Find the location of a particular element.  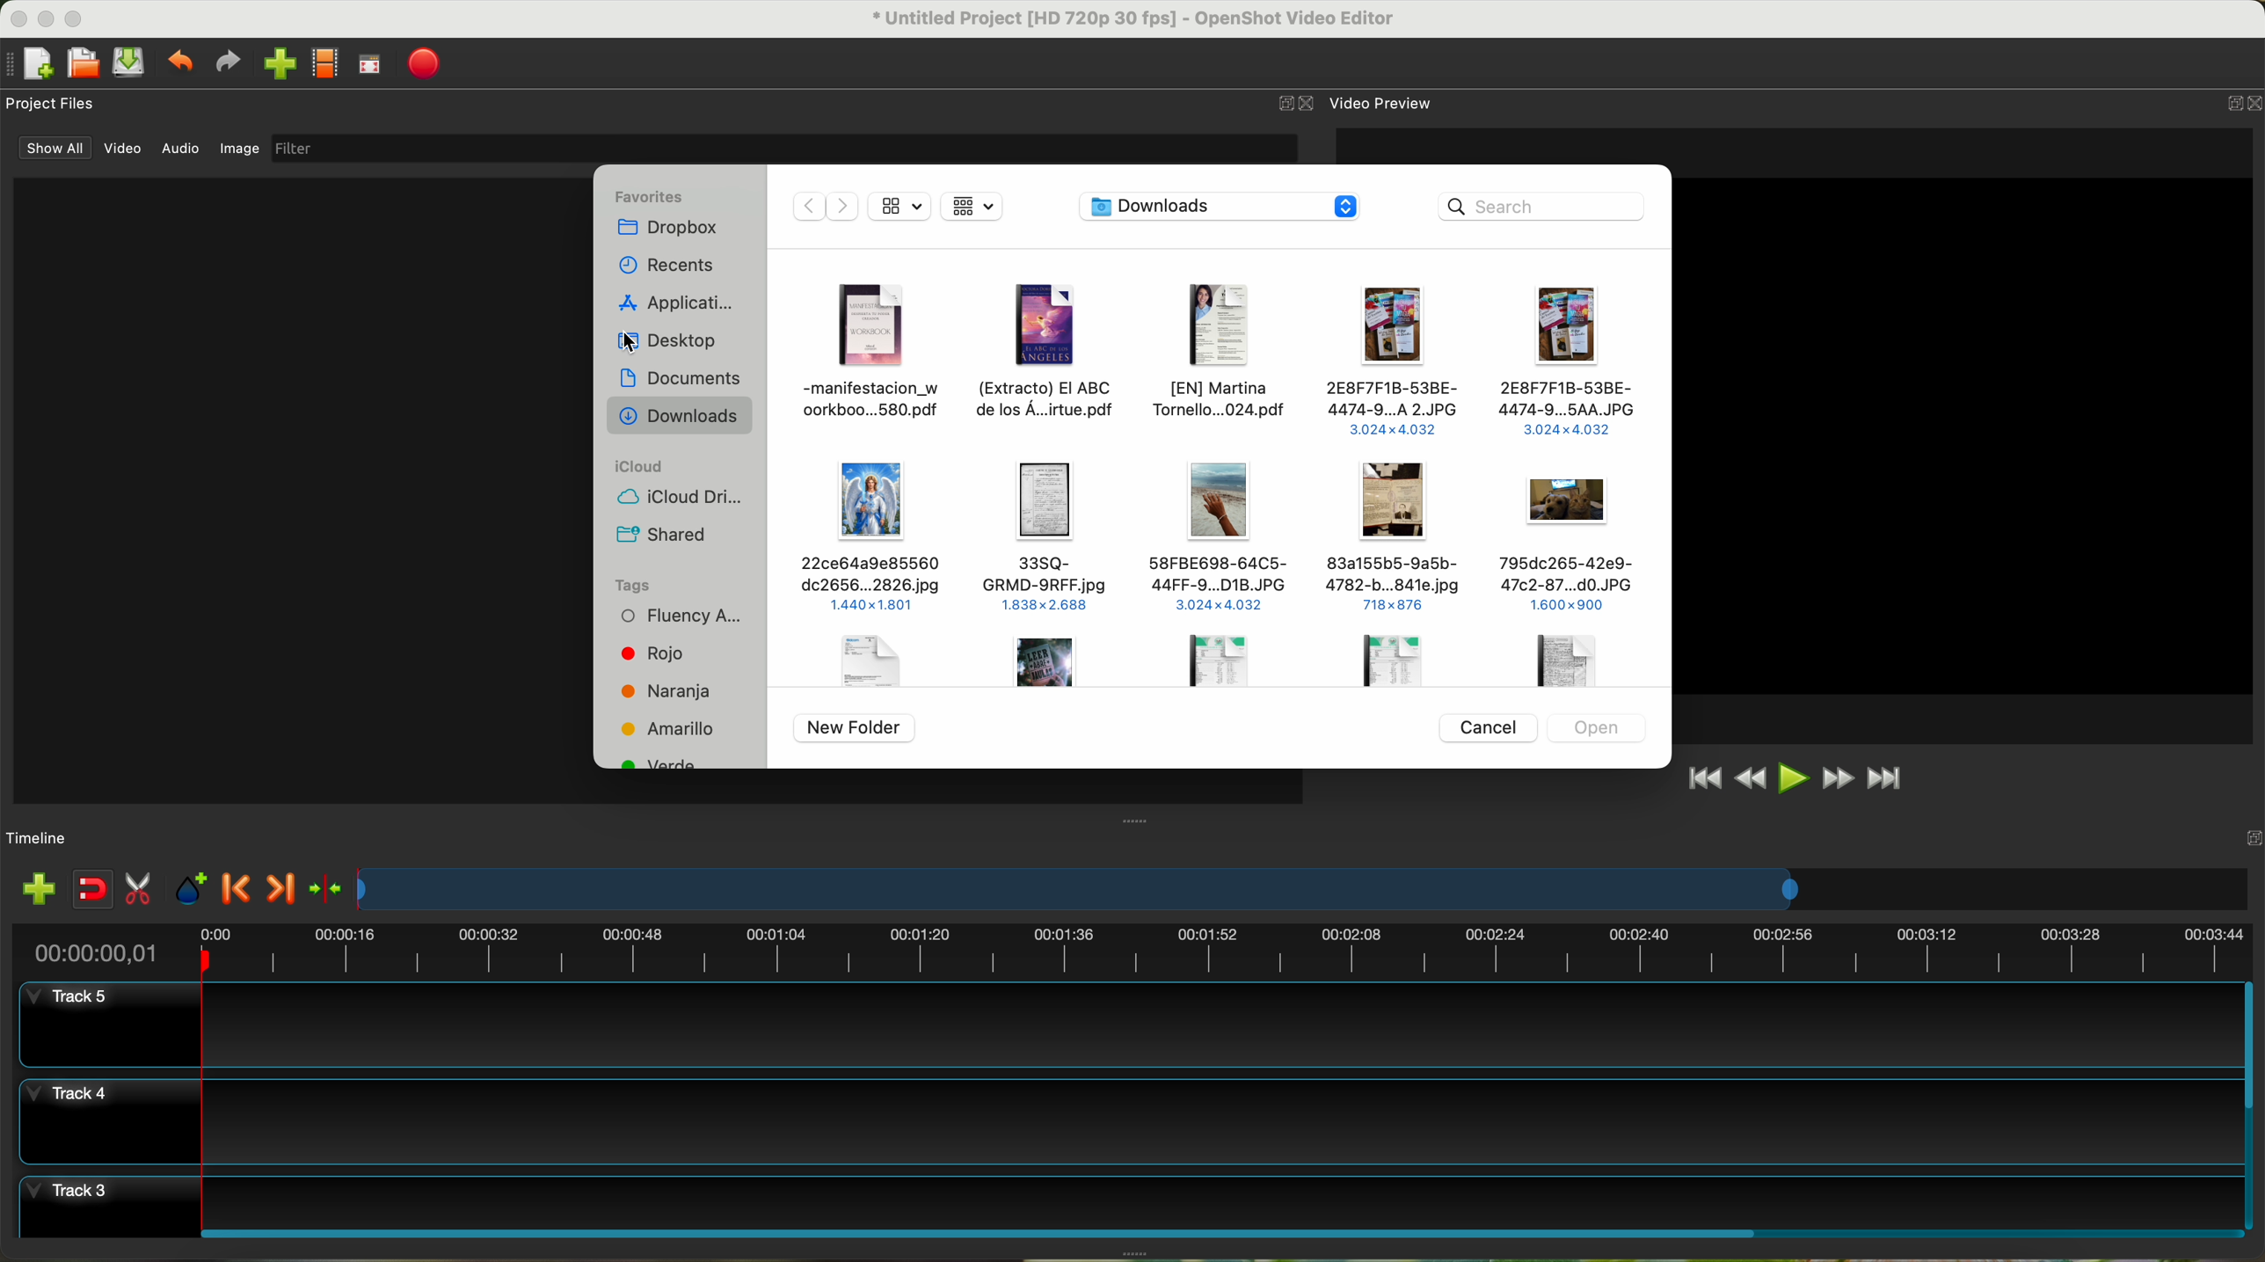

play is located at coordinates (1792, 777).